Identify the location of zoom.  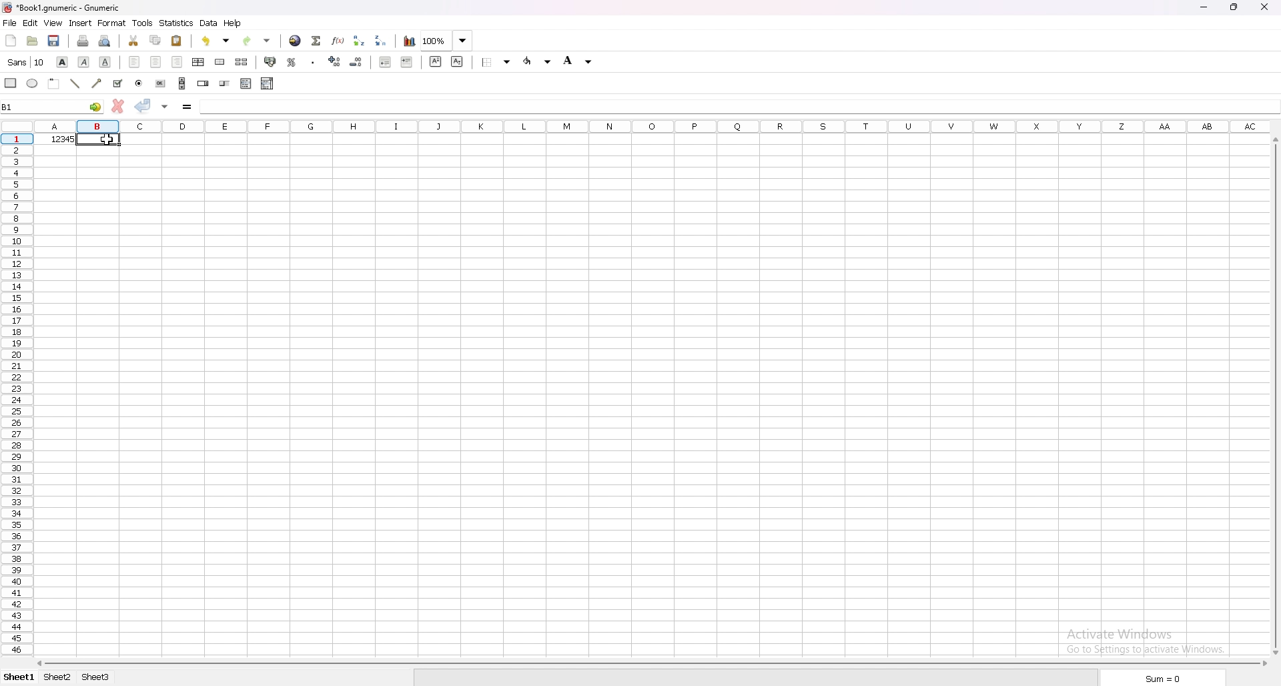
(447, 40).